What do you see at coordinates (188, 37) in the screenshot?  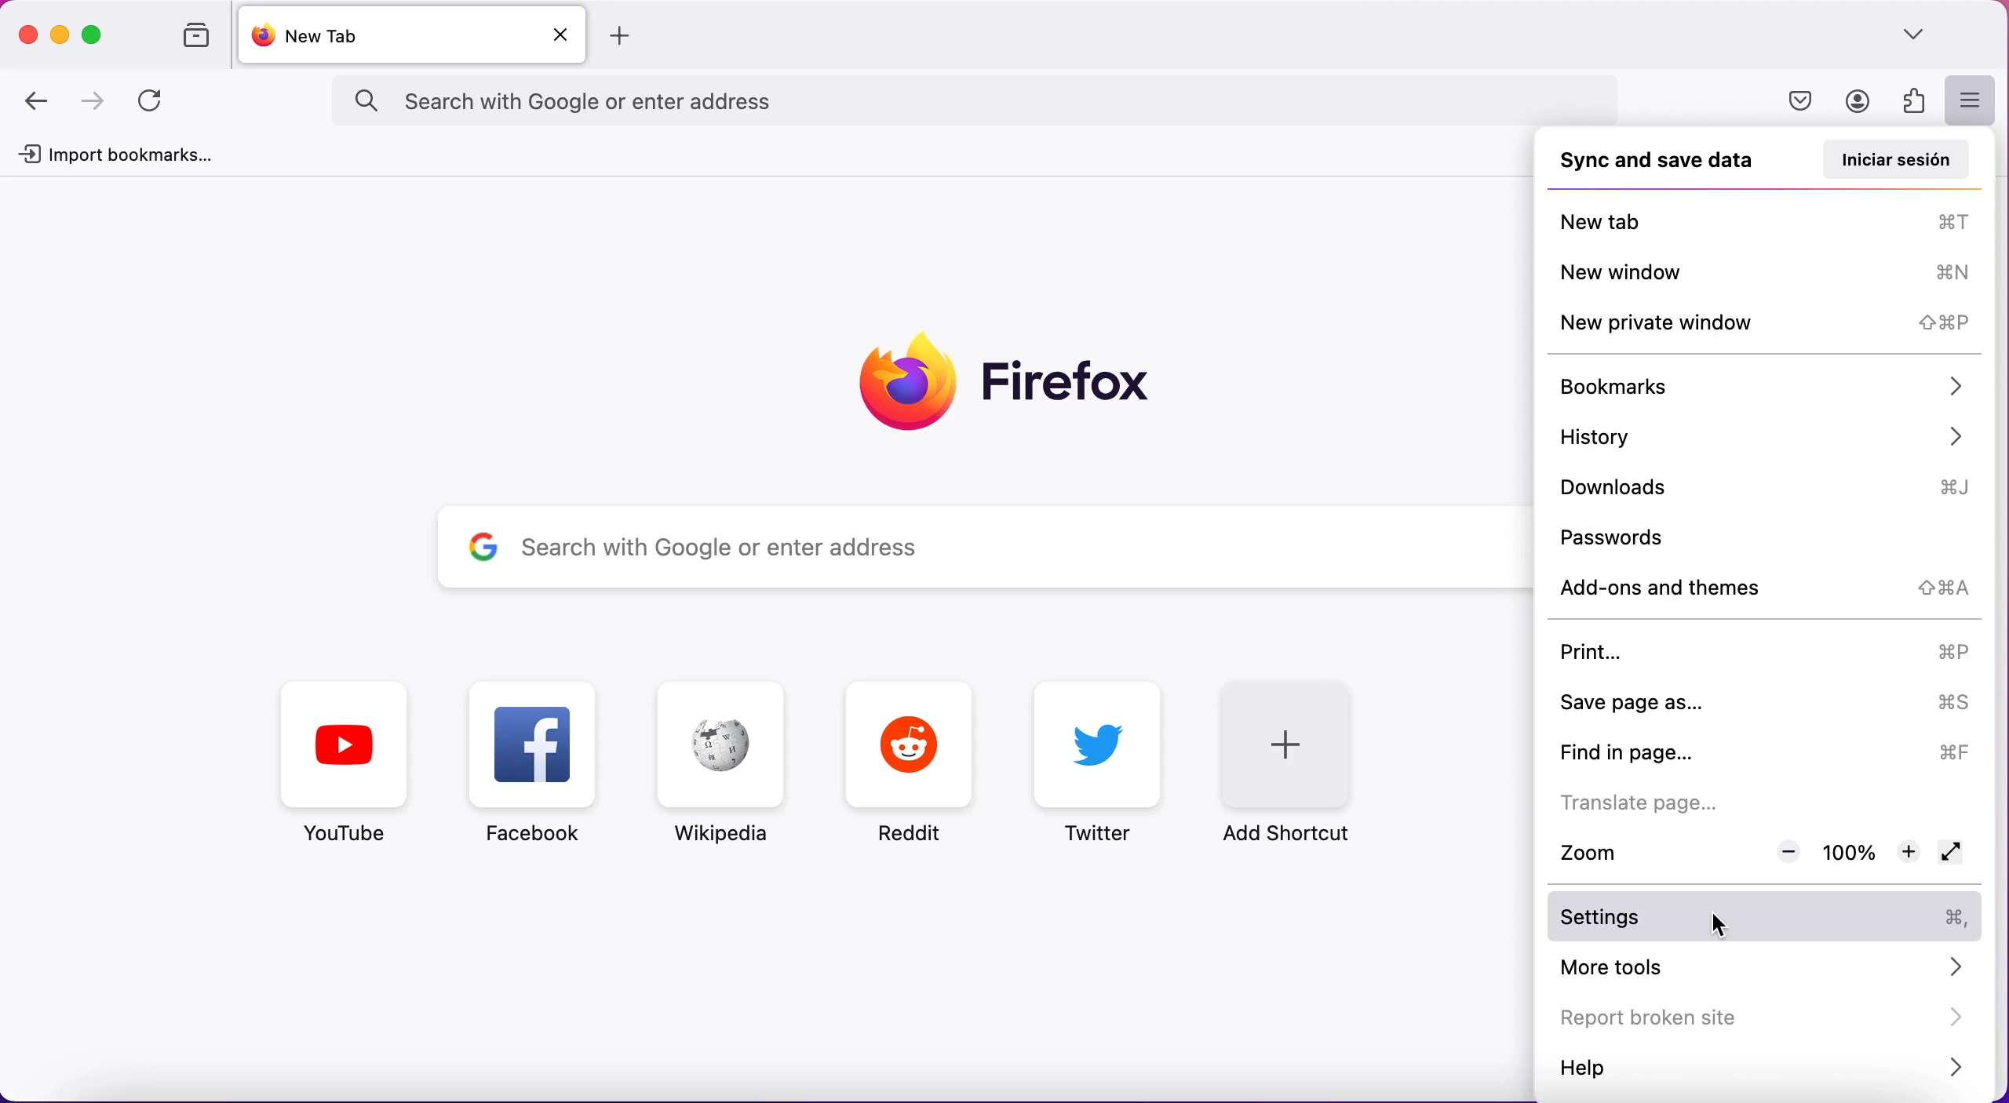 I see `view recent browsing across windows and devices` at bounding box center [188, 37].